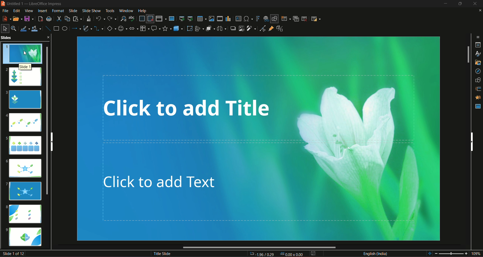 This screenshot has height=257, width=483. Describe the element at coordinates (25, 100) in the screenshot. I see `slide 3` at that location.